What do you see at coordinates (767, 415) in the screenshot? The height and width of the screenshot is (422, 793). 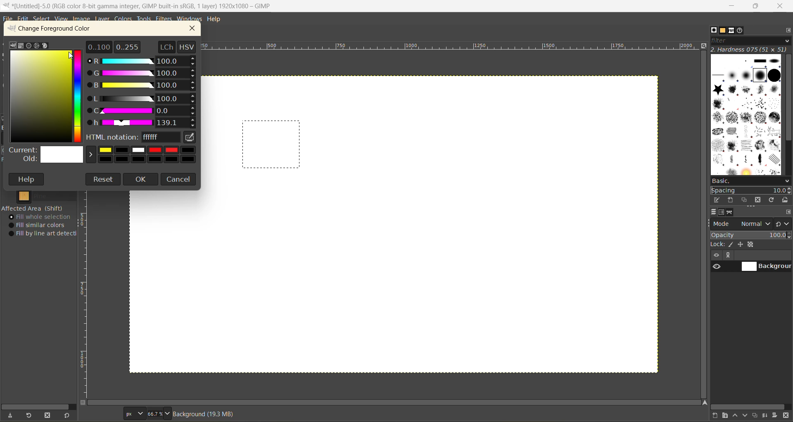 I see `merge this layer` at bounding box center [767, 415].